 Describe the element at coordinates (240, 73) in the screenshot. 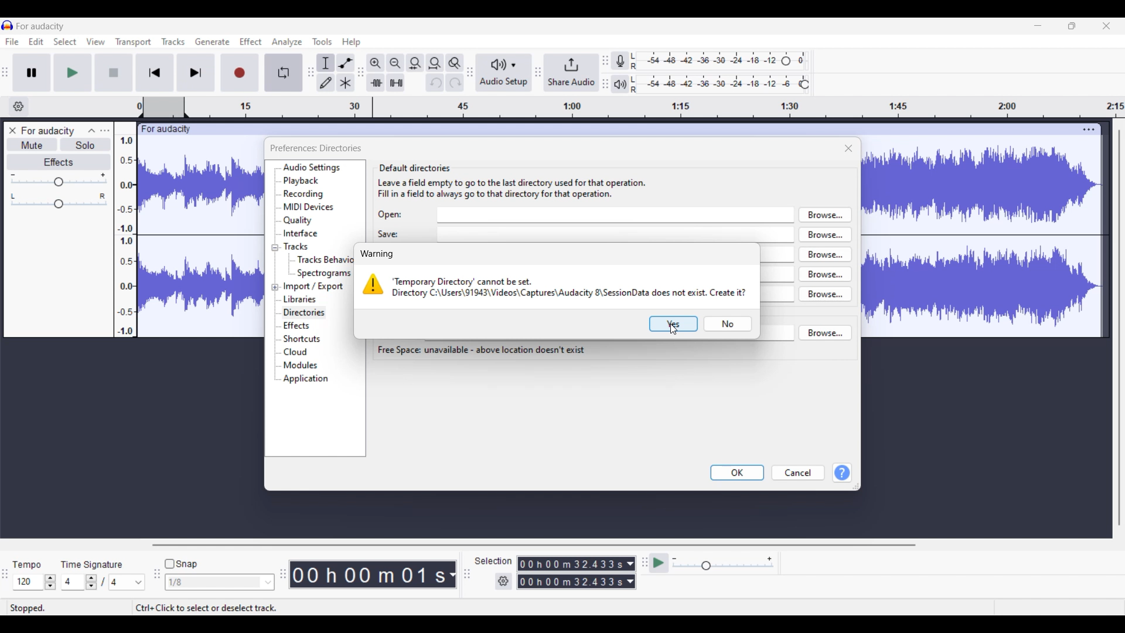

I see `Record/Record new track` at that location.